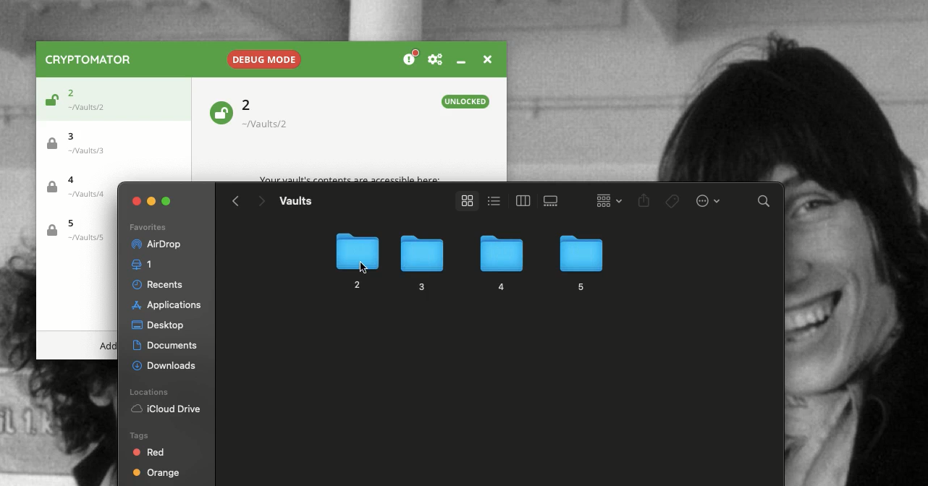 The height and width of the screenshot is (486, 928). I want to click on Grid view, so click(605, 200).